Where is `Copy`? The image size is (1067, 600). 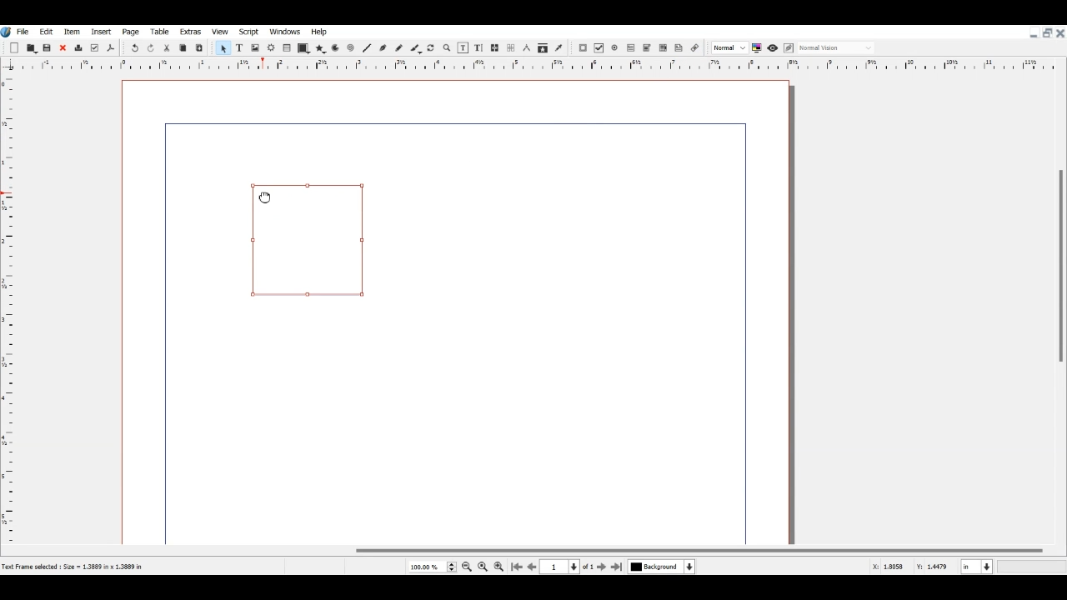 Copy is located at coordinates (182, 47).